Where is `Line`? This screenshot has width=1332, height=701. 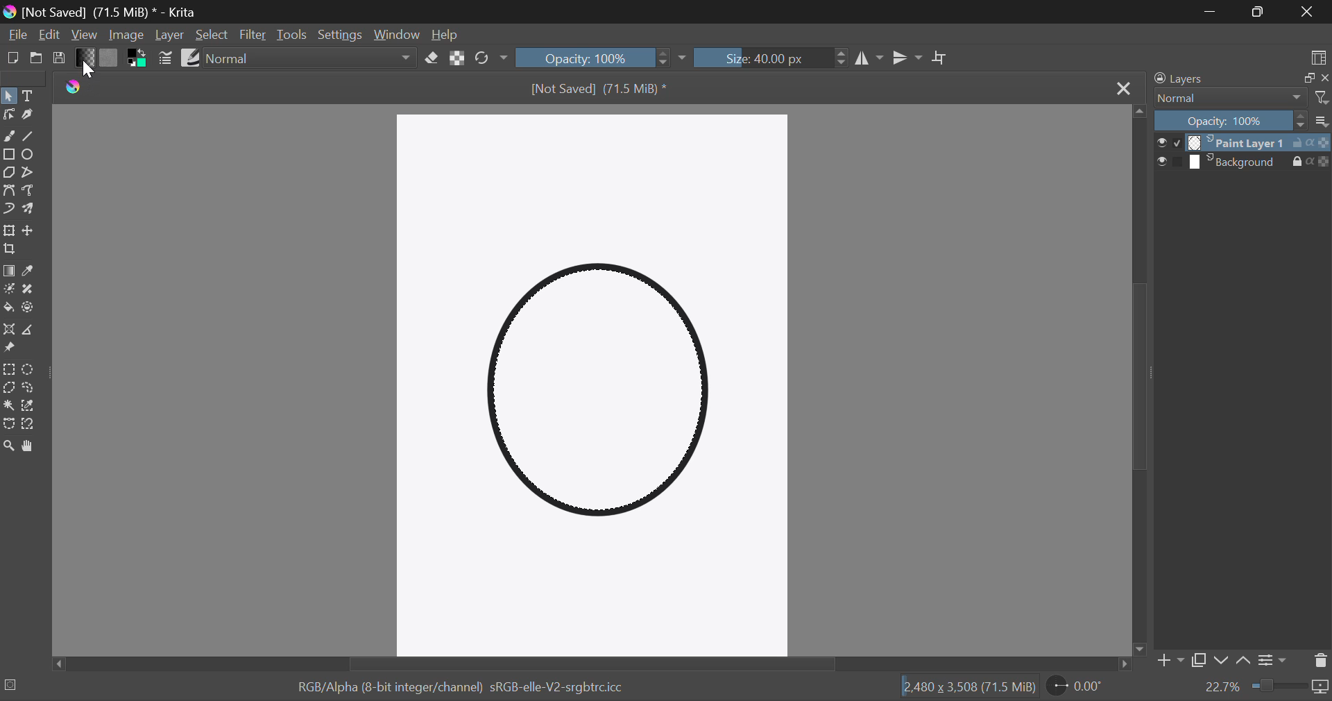
Line is located at coordinates (30, 137).